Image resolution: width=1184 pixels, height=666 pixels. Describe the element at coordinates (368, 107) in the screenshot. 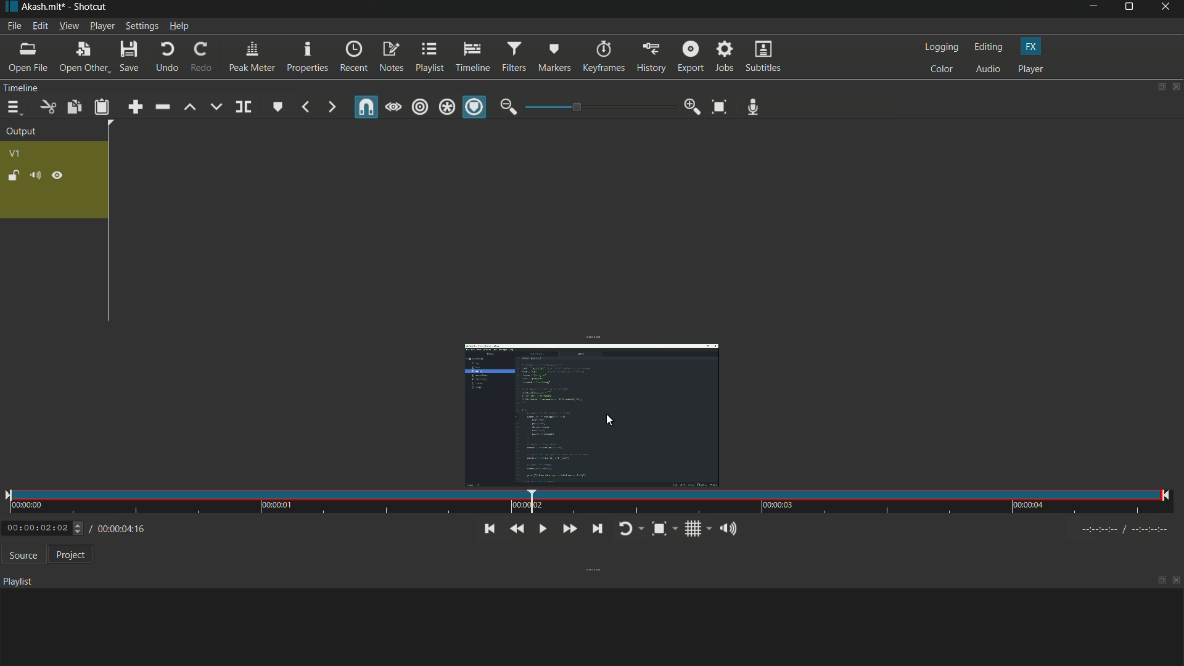

I see `snap` at that location.